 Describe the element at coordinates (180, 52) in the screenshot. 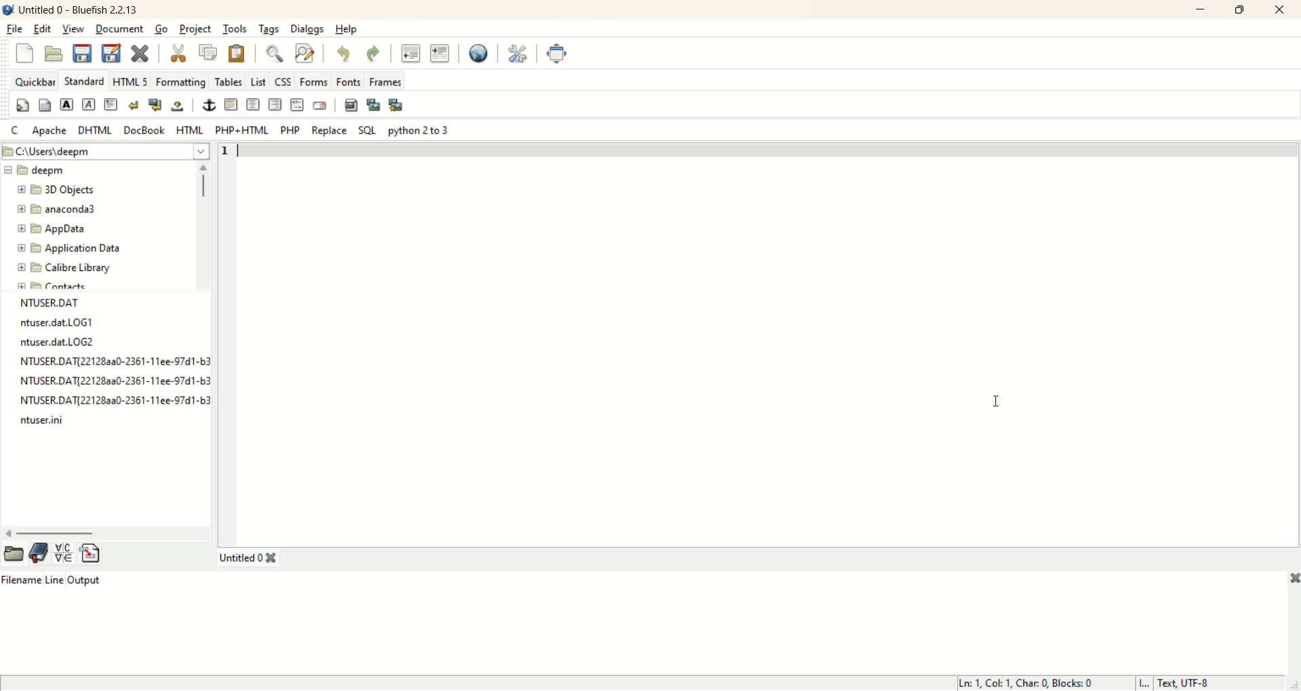

I see `cut` at that location.